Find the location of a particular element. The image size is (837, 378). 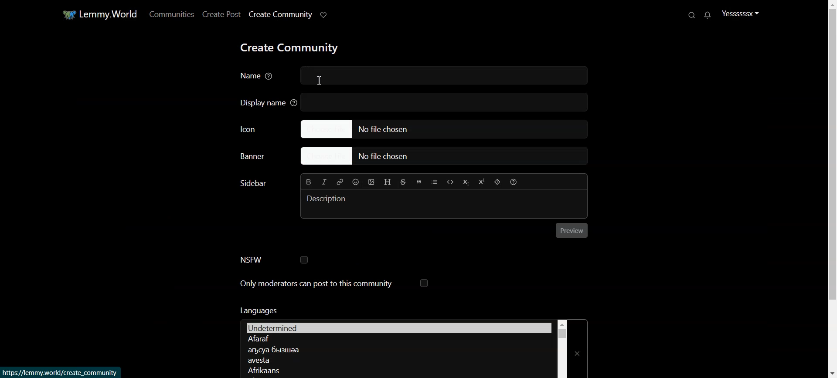

Language is located at coordinates (396, 370).